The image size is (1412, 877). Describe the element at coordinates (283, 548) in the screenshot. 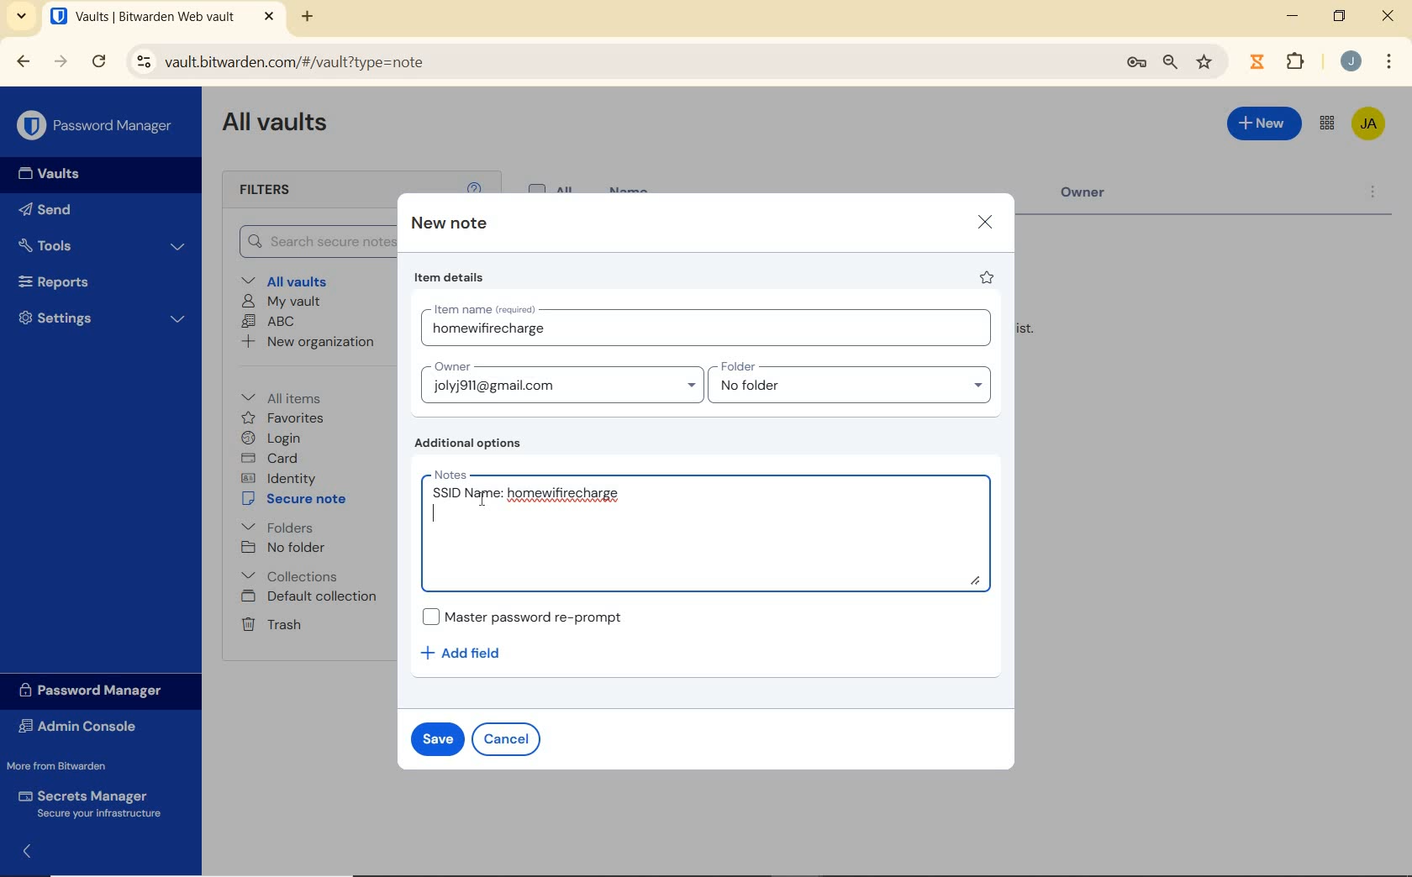

I see `No folder` at that location.